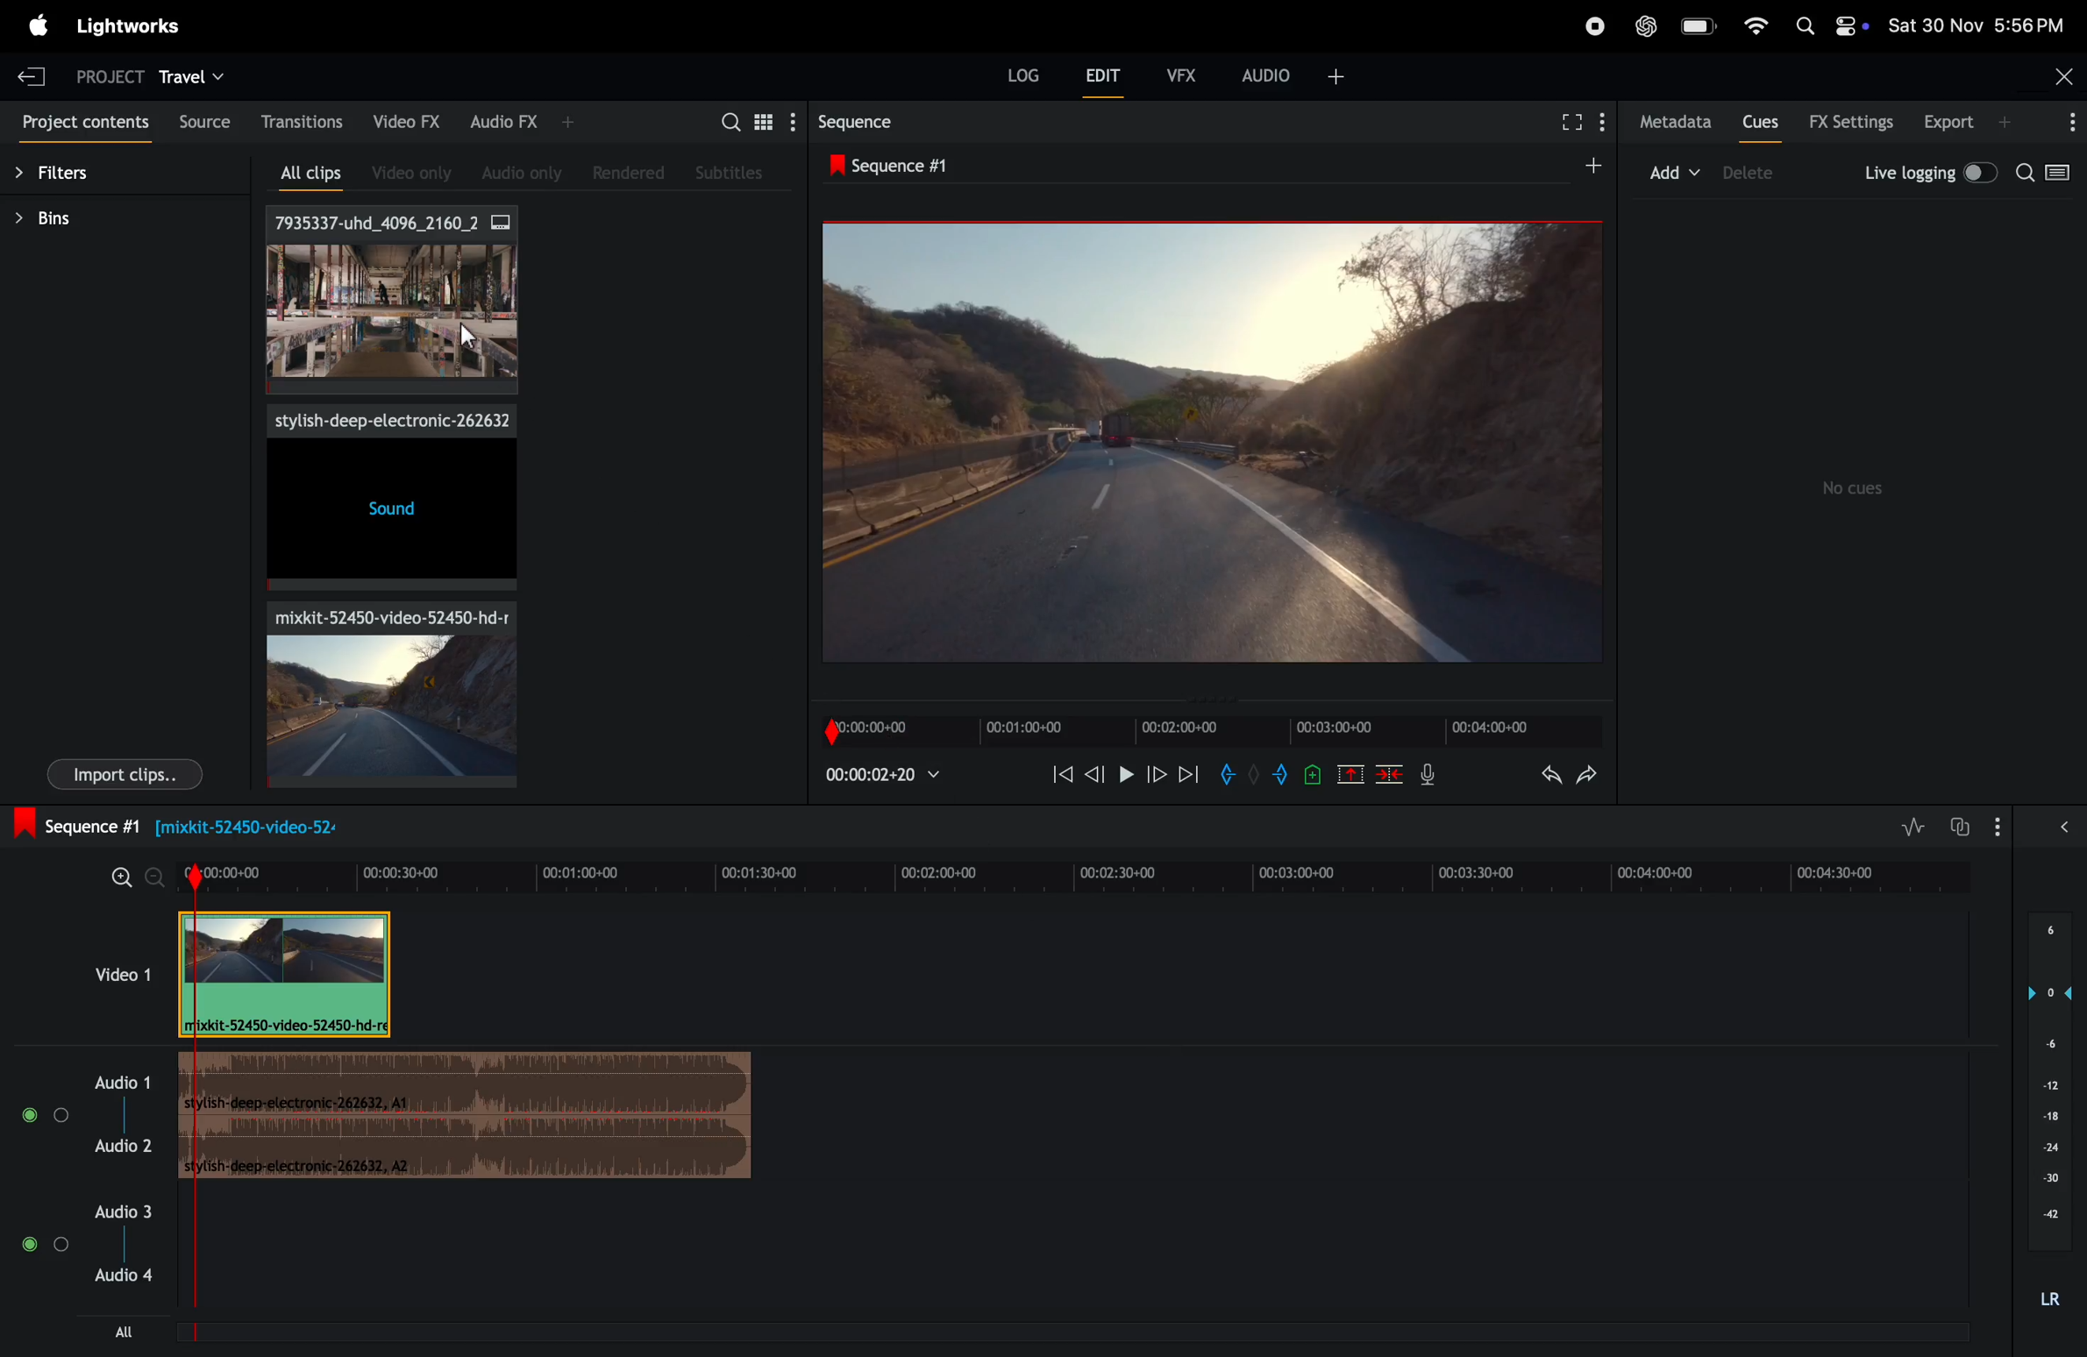 Image resolution: width=2087 pixels, height=1357 pixels. I want to click on video clips, so click(392, 302).